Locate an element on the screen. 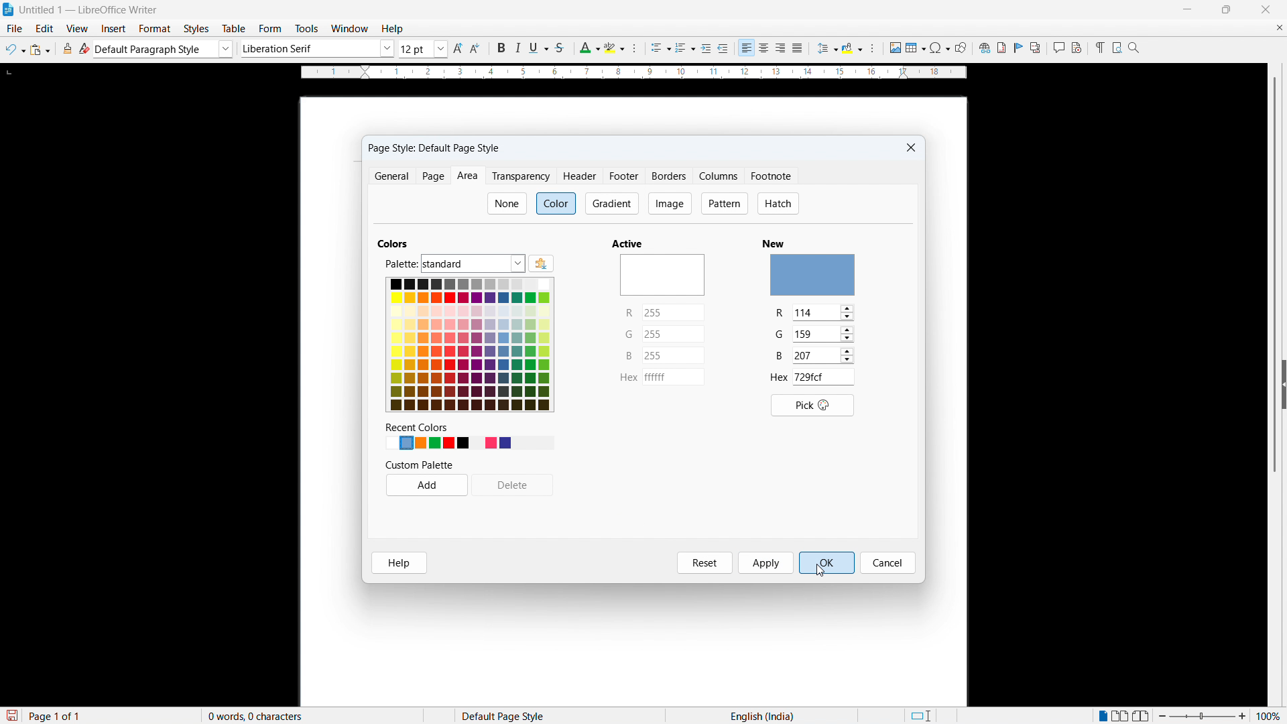 This screenshot has height=724, width=1287. Multiple page view  is located at coordinates (1121, 715).